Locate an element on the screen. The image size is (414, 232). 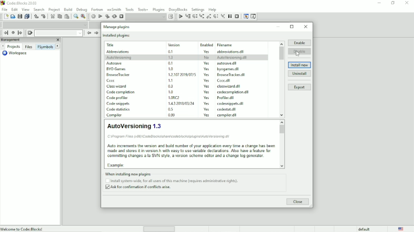
Minimize is located at coordinates (279, 26).